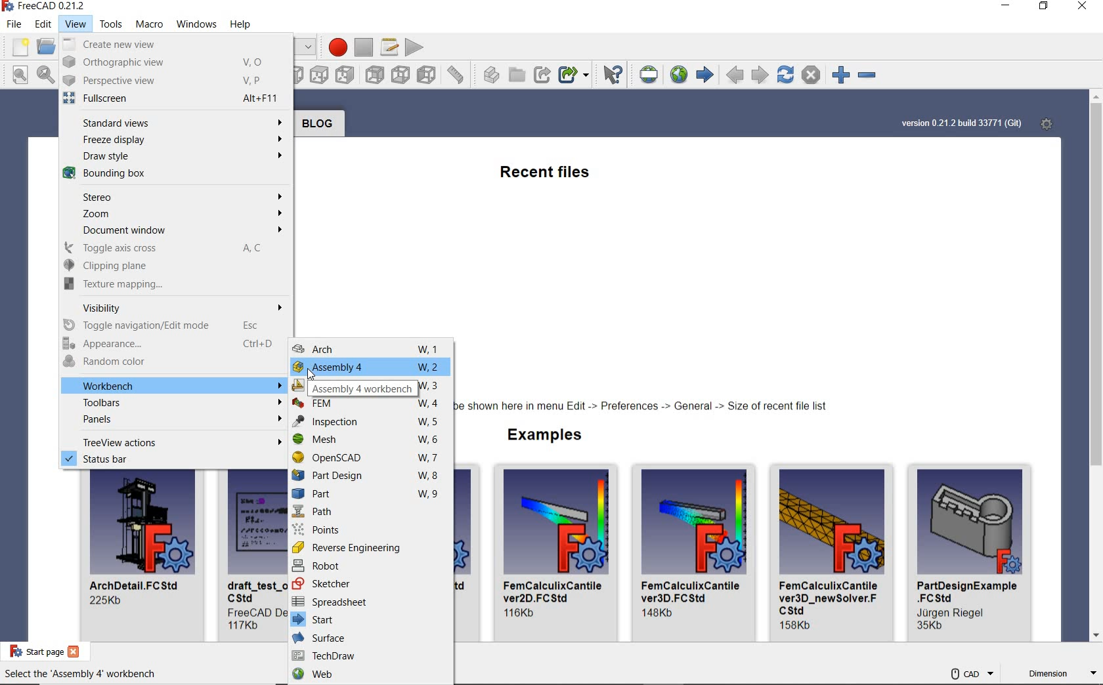  I want to click on bounding box, so click(176, 175).